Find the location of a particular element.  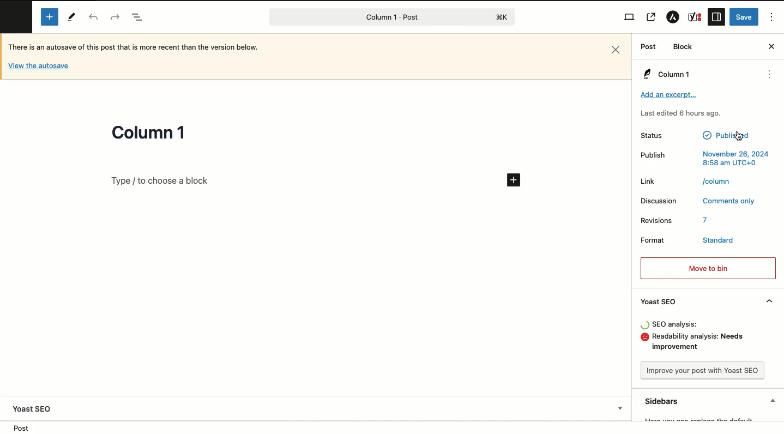

Save is located at coordinates (745, 16).